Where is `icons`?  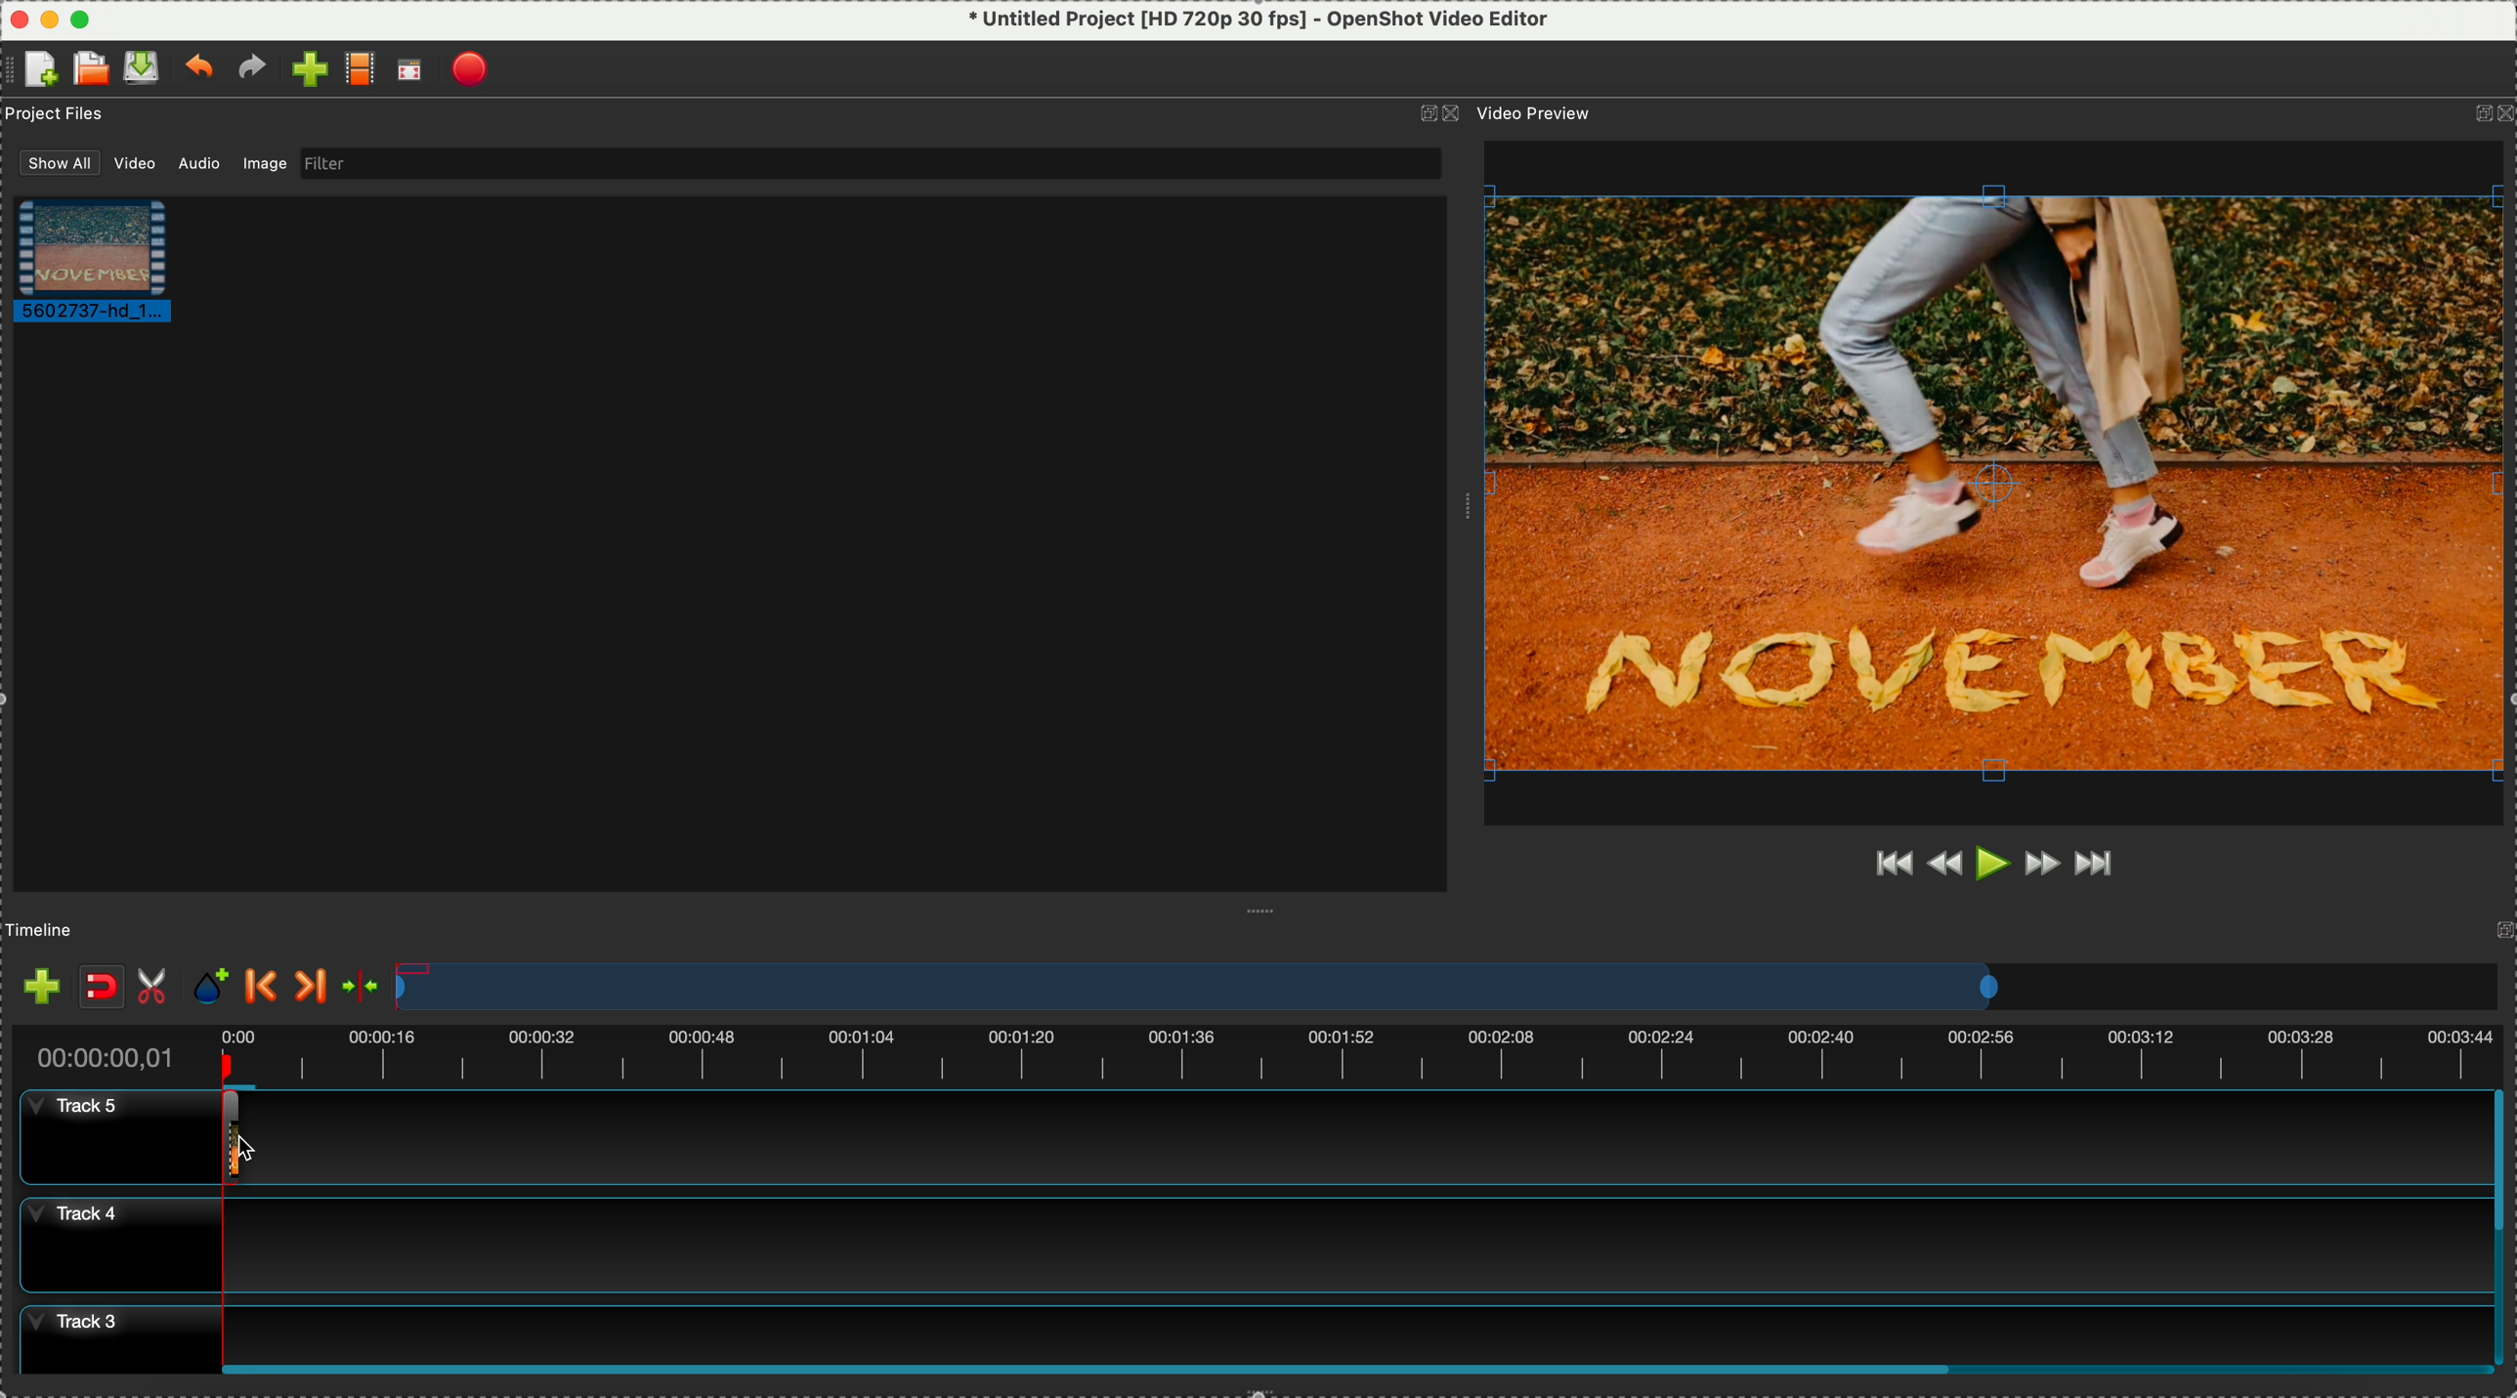
icons is located at coordinates (1437, 114).